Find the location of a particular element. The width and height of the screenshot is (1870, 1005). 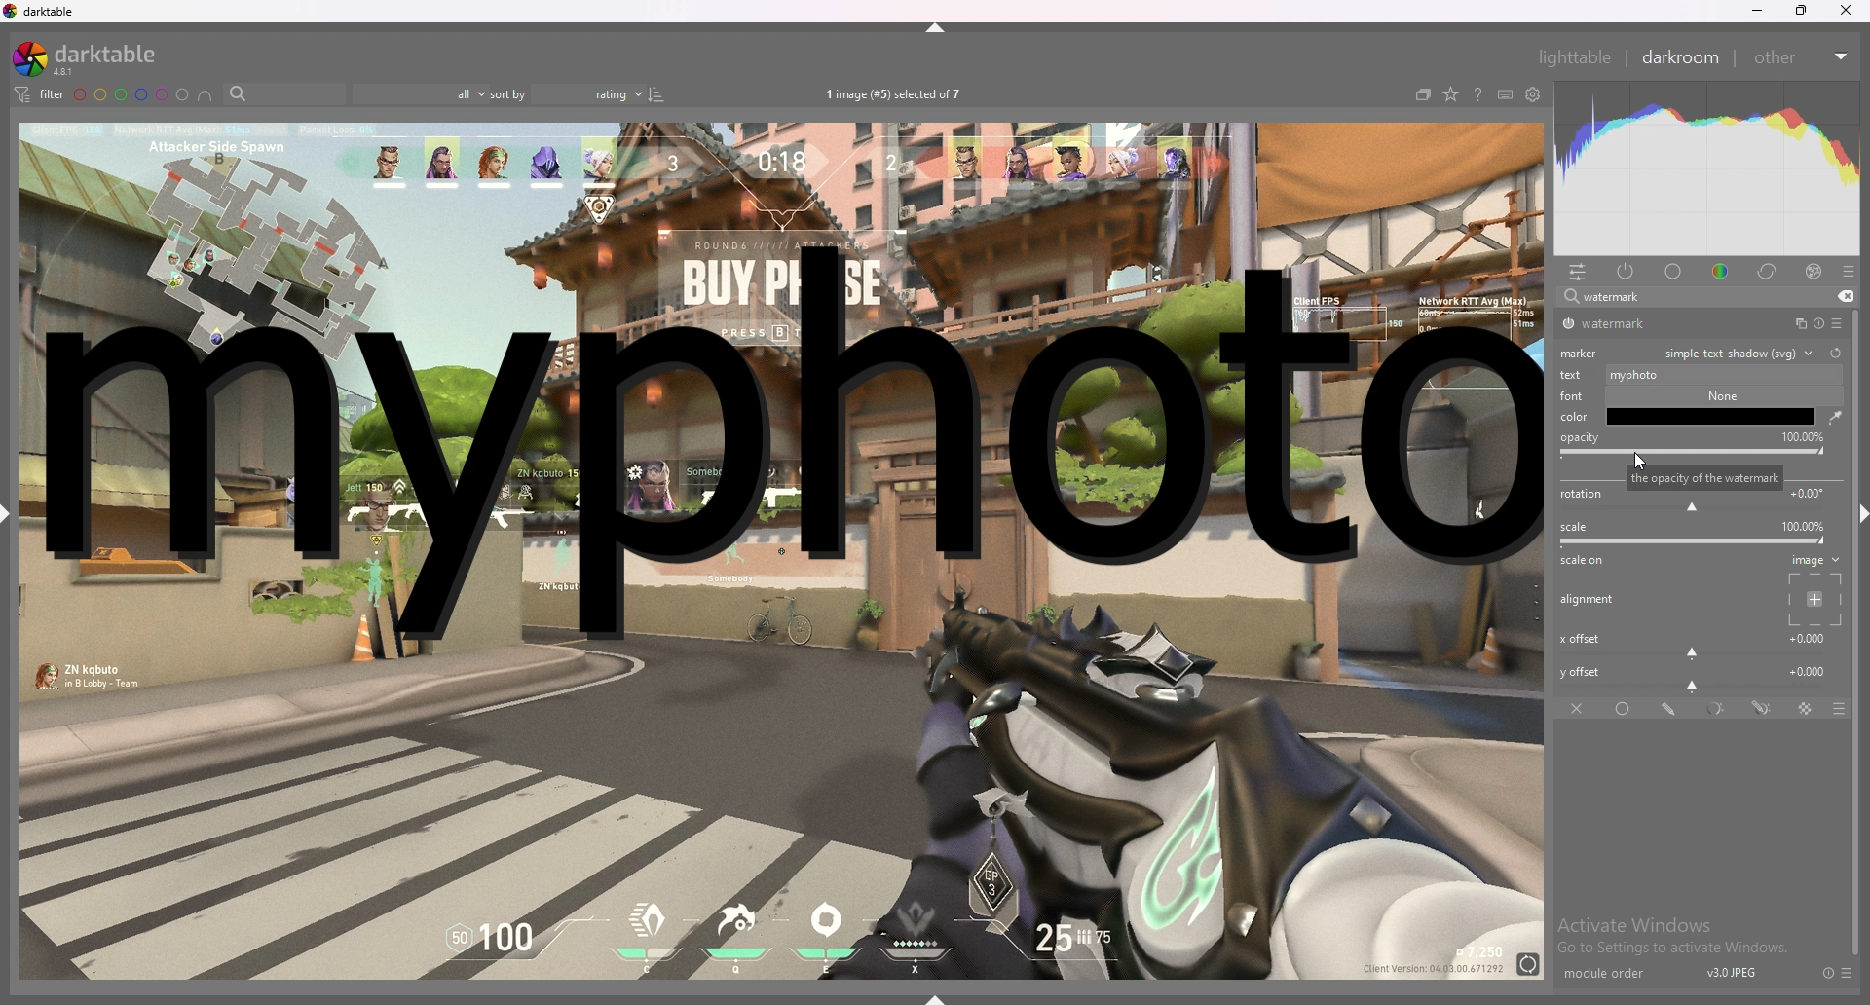

Close is located at coordinates (1851, 14).